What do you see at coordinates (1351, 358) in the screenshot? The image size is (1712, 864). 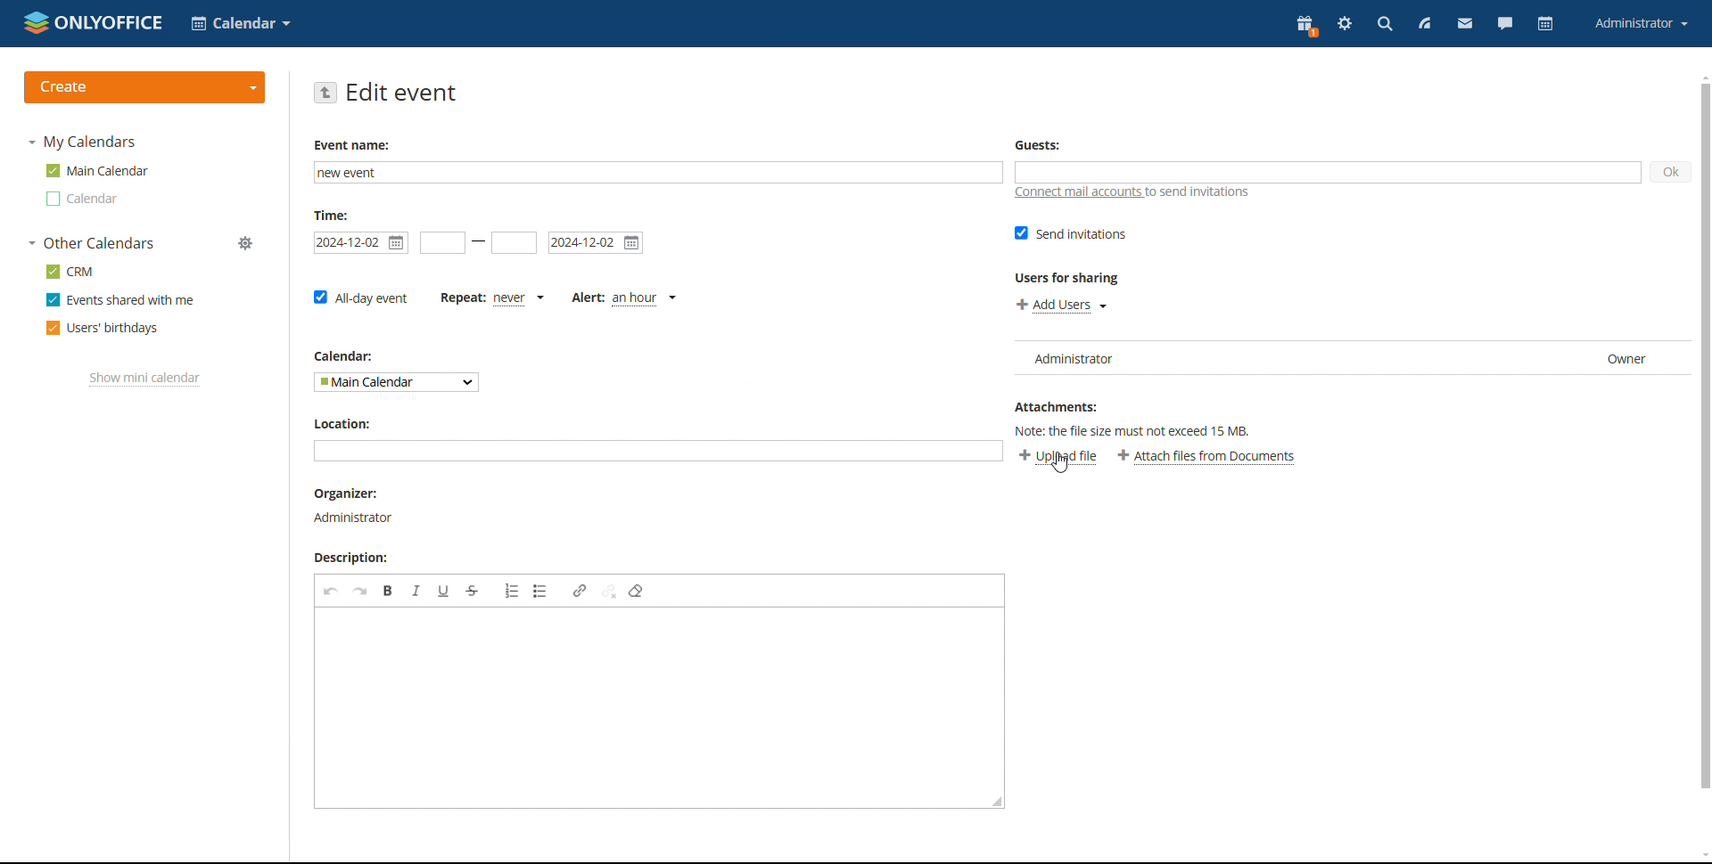 I see `user list` at bounding box center [1351, 358].